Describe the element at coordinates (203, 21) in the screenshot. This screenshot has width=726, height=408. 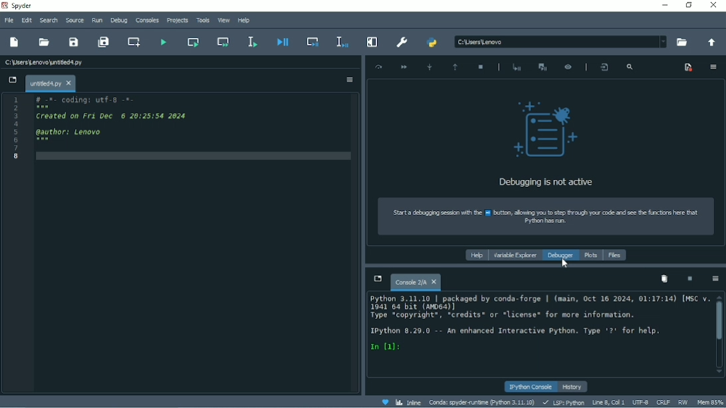
I see `Tools` at that location.